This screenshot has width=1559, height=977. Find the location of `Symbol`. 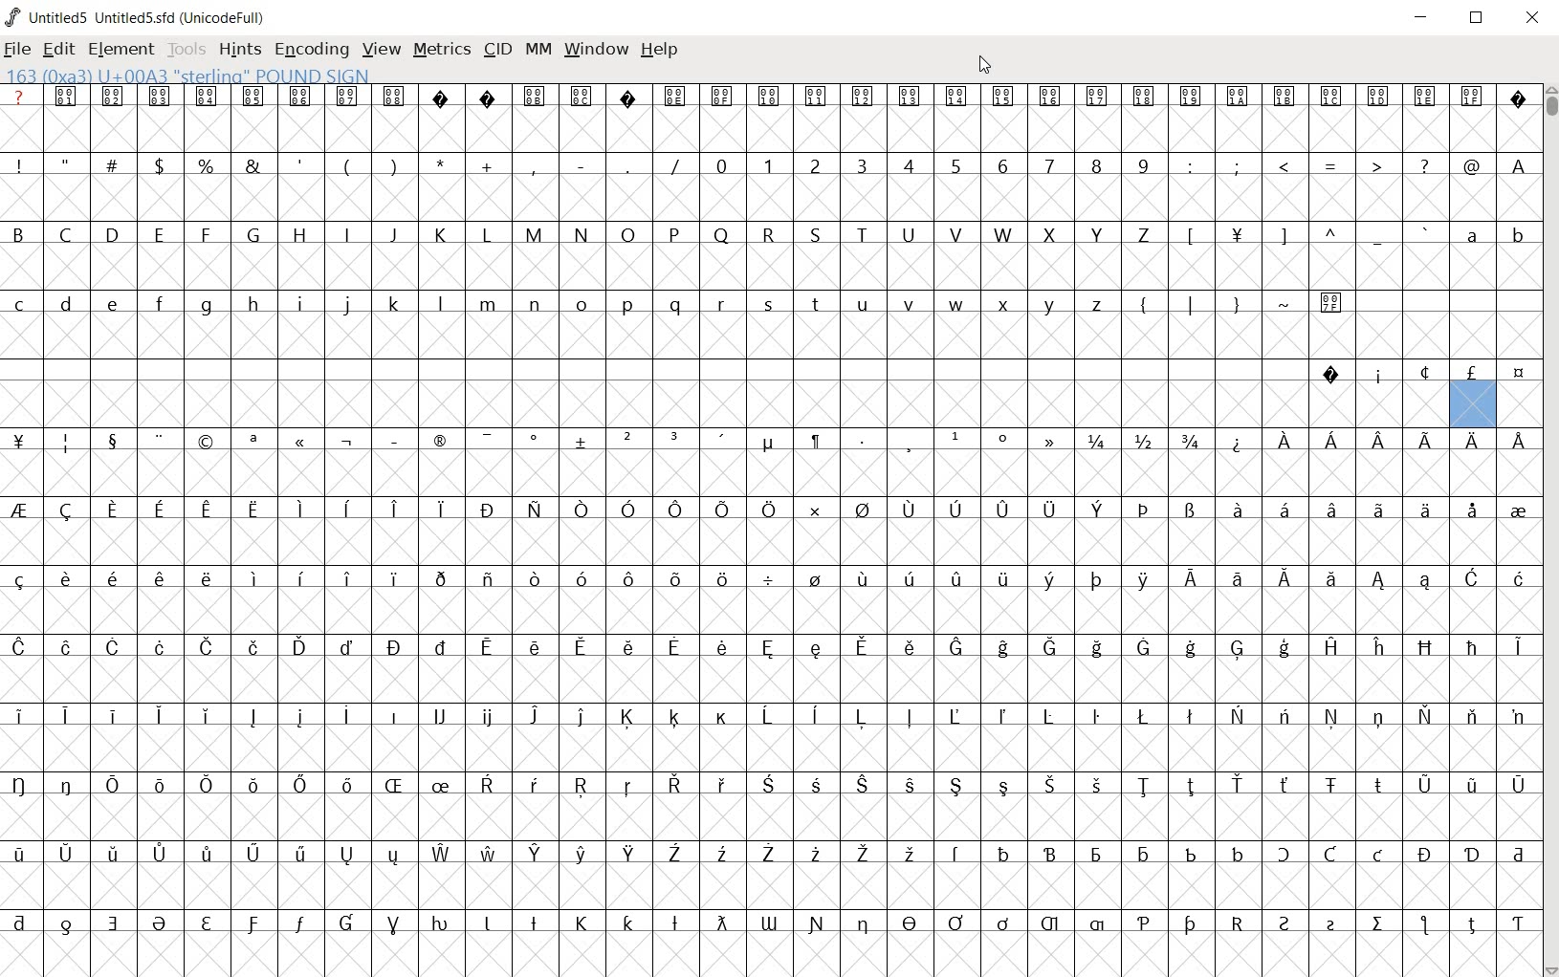

Symbol is located at coordinates (768, 855).